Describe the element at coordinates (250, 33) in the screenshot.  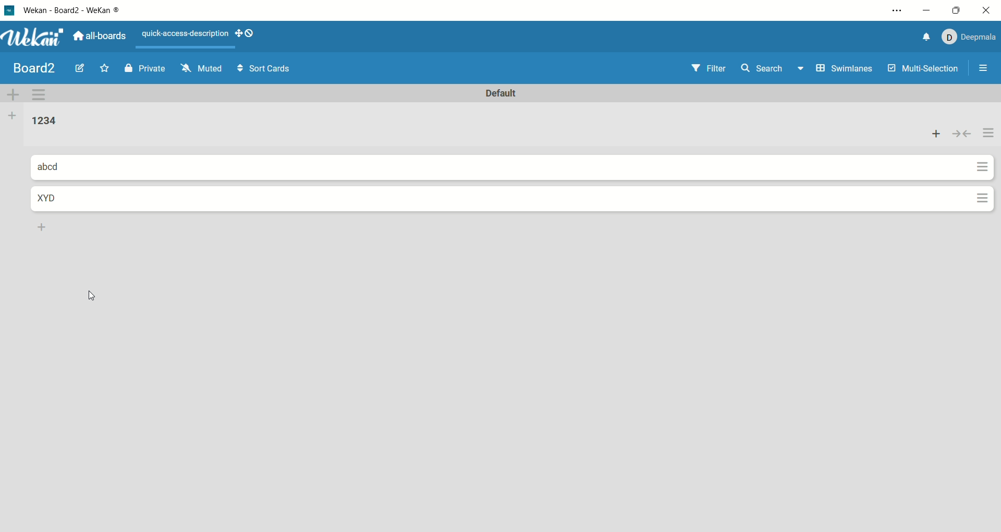
I see `show-desktop-drag-handles` at that location.